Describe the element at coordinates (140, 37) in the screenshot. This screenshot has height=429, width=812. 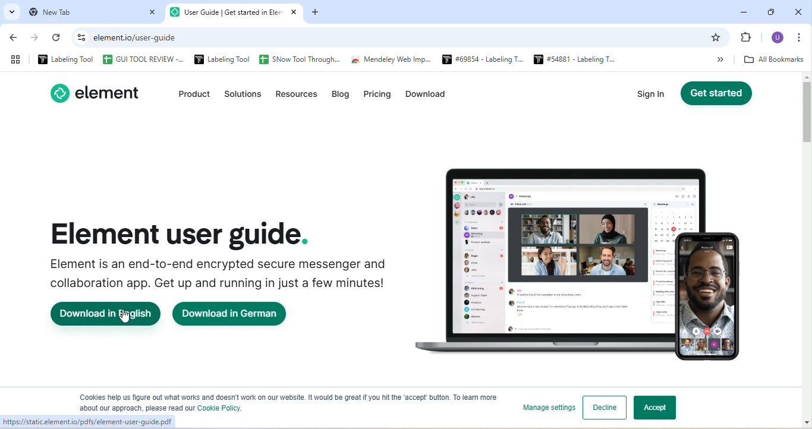
I see `element /user guide` at that location.